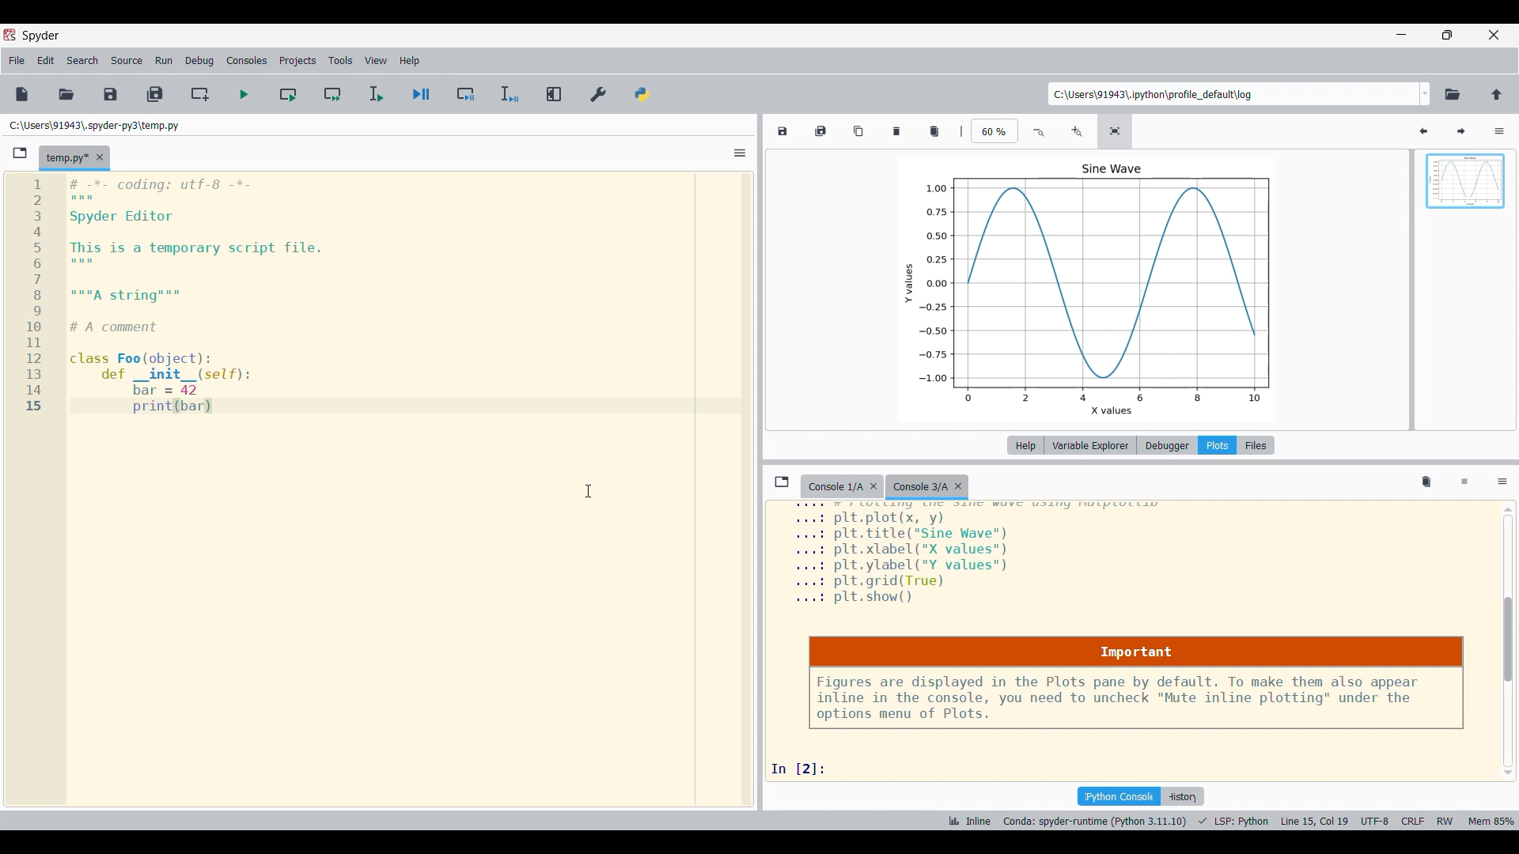 The width and height of the screenshot is (1519, 854). What do you see at coordinates (930, 487) in the screenshot?
I see `Current tab highlighted` at bounding box center [930, 487].